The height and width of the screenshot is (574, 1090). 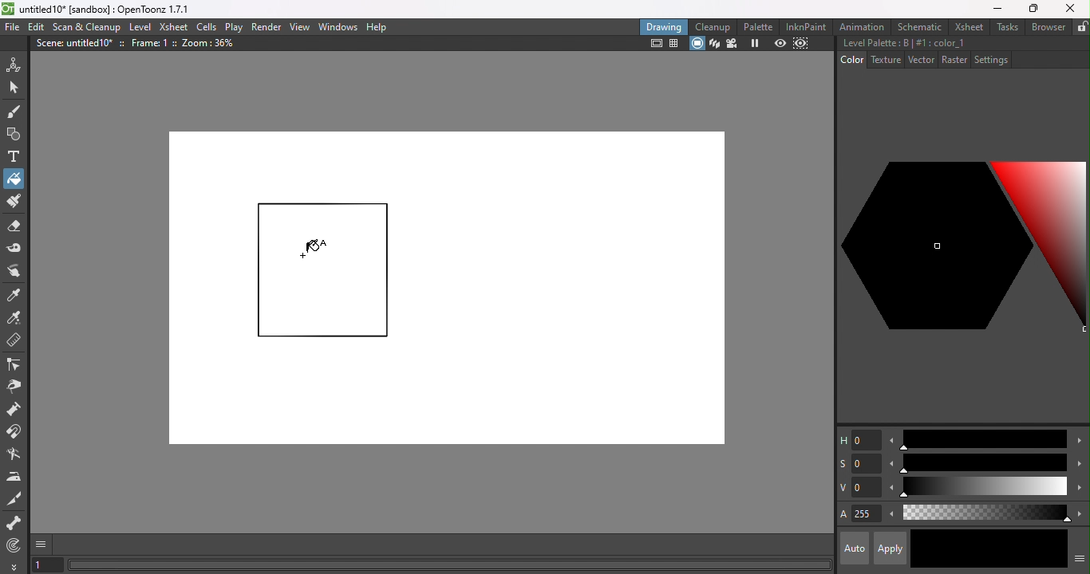 I want to click on Texture, so click(x=884, y=60).